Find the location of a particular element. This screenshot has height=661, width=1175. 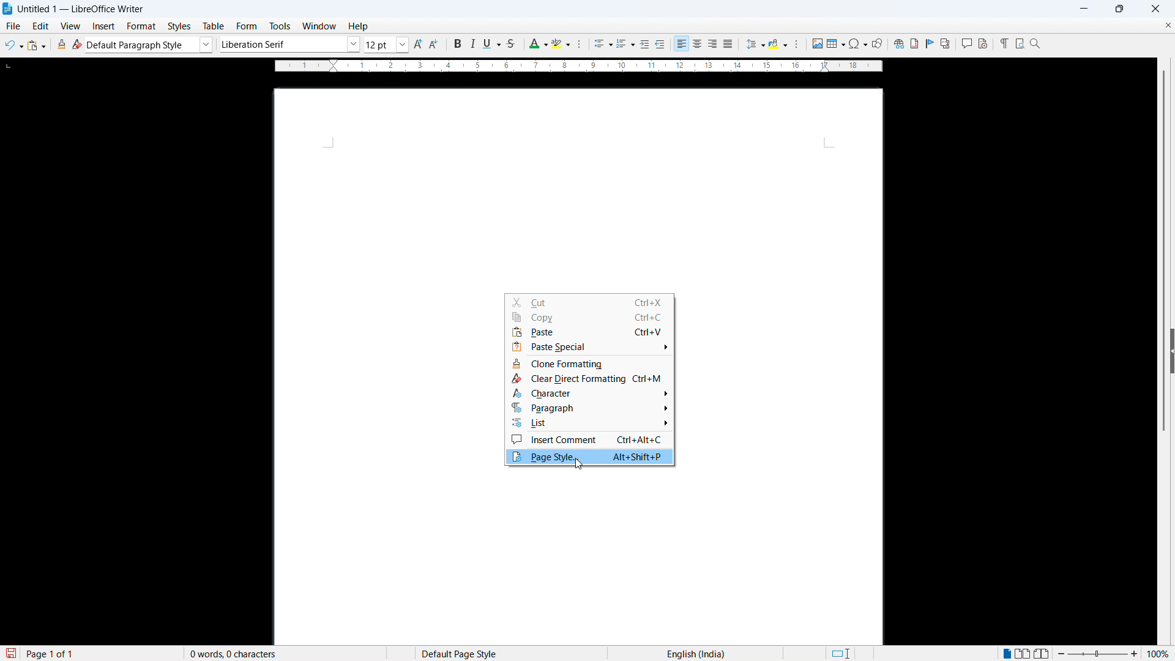

Paste  is located at coordinates (589, 332).